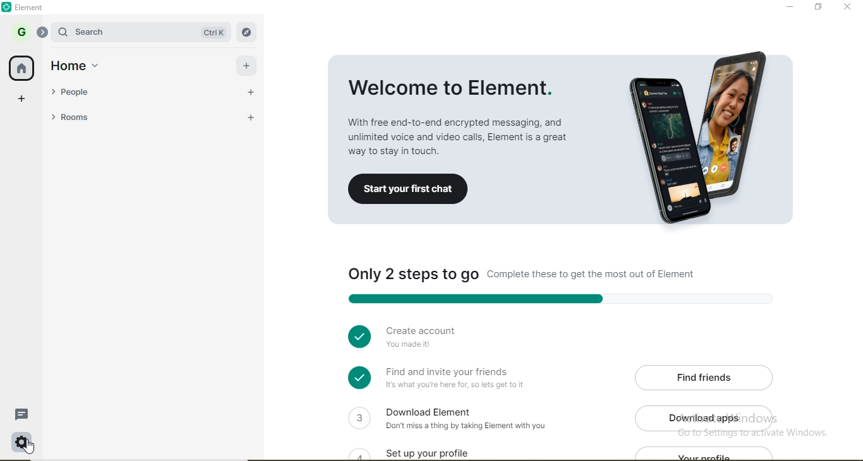 The height and width of the screenshot is (461, 863). Describe the element at coordinates (459, 378) in the screenshot. I see `Find and invite your friends` at that location.